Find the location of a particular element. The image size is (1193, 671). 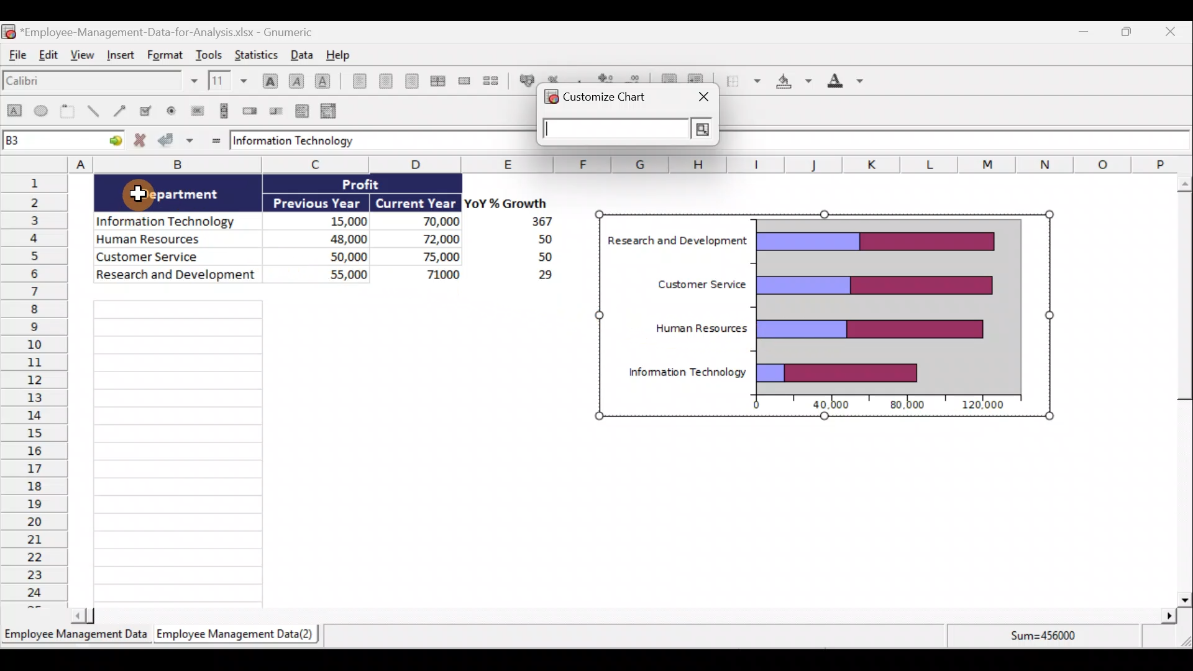

Cursor is located at coordinates (141, 195).